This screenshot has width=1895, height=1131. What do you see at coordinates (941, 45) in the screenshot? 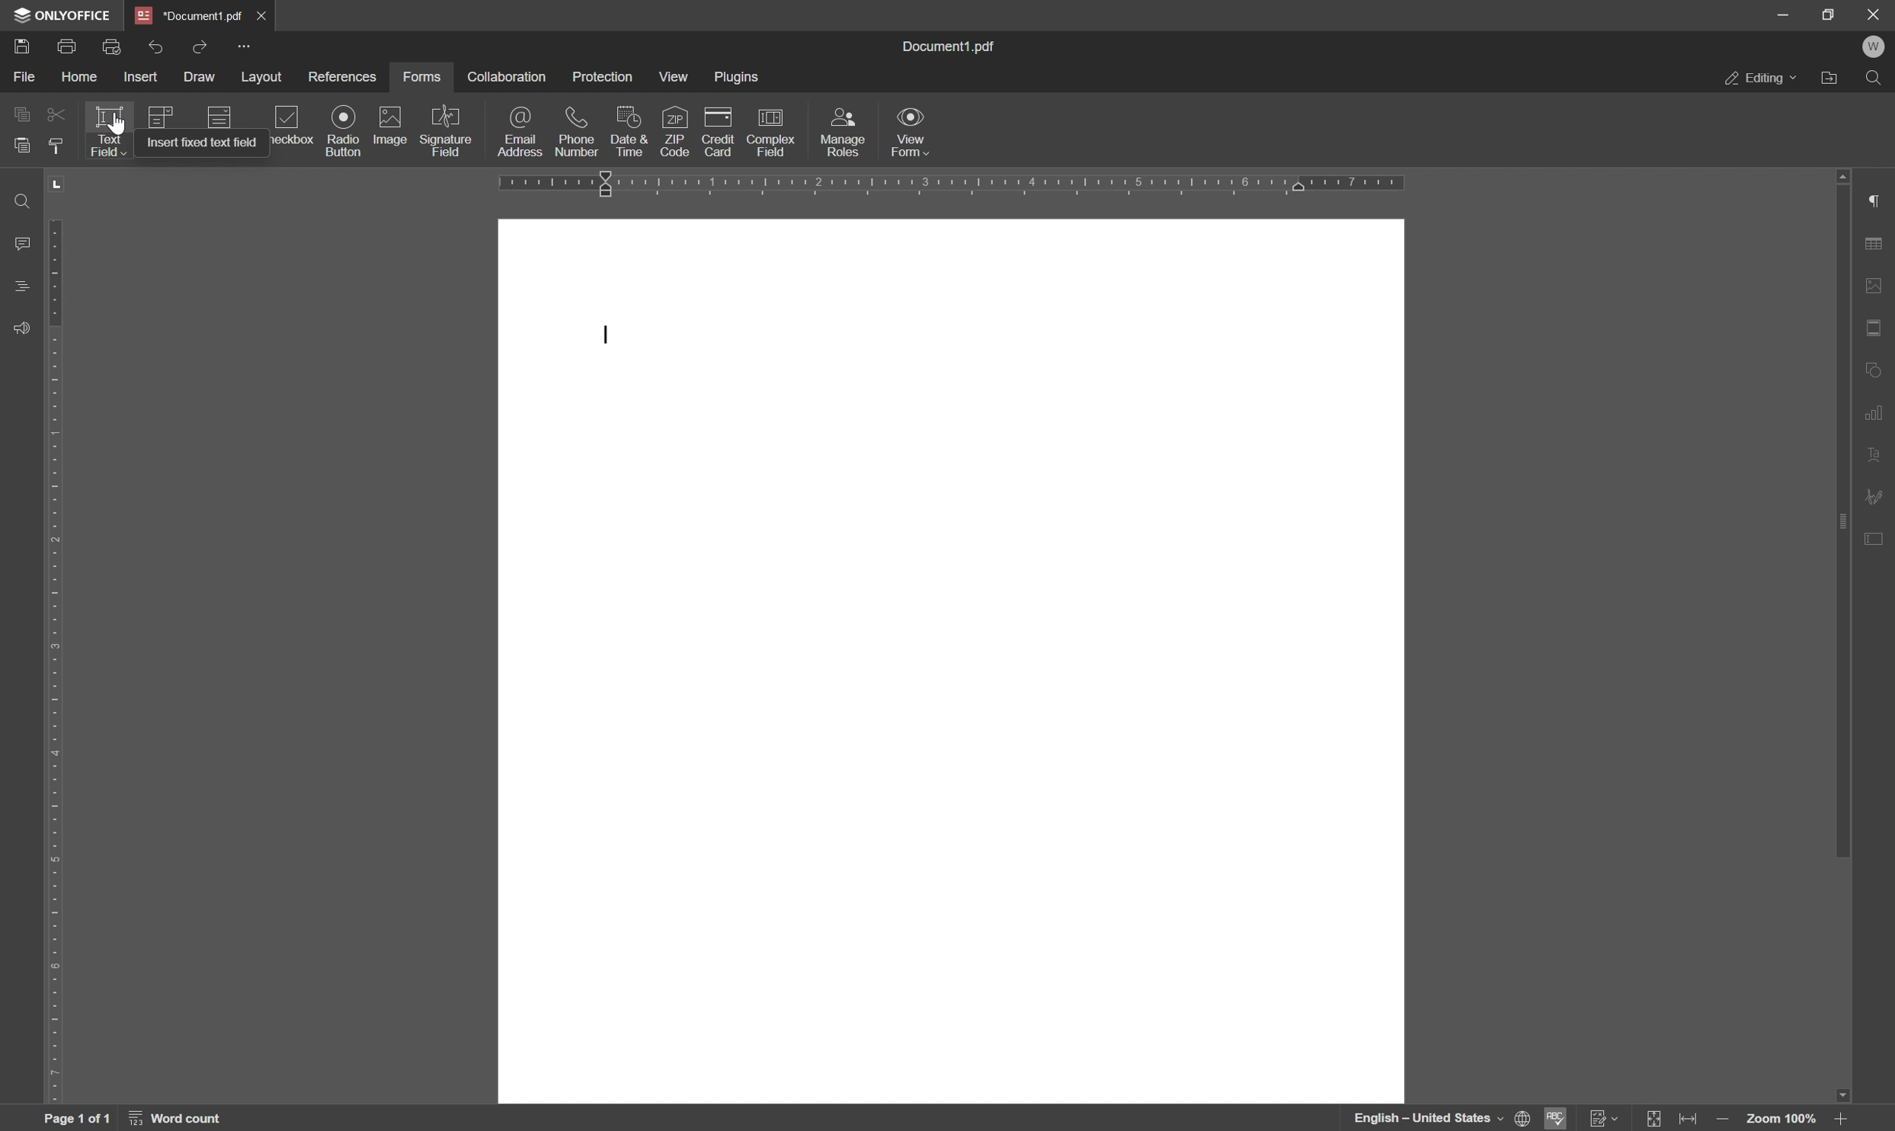
I see `document1.pdf` at bounding box center [941, 45].